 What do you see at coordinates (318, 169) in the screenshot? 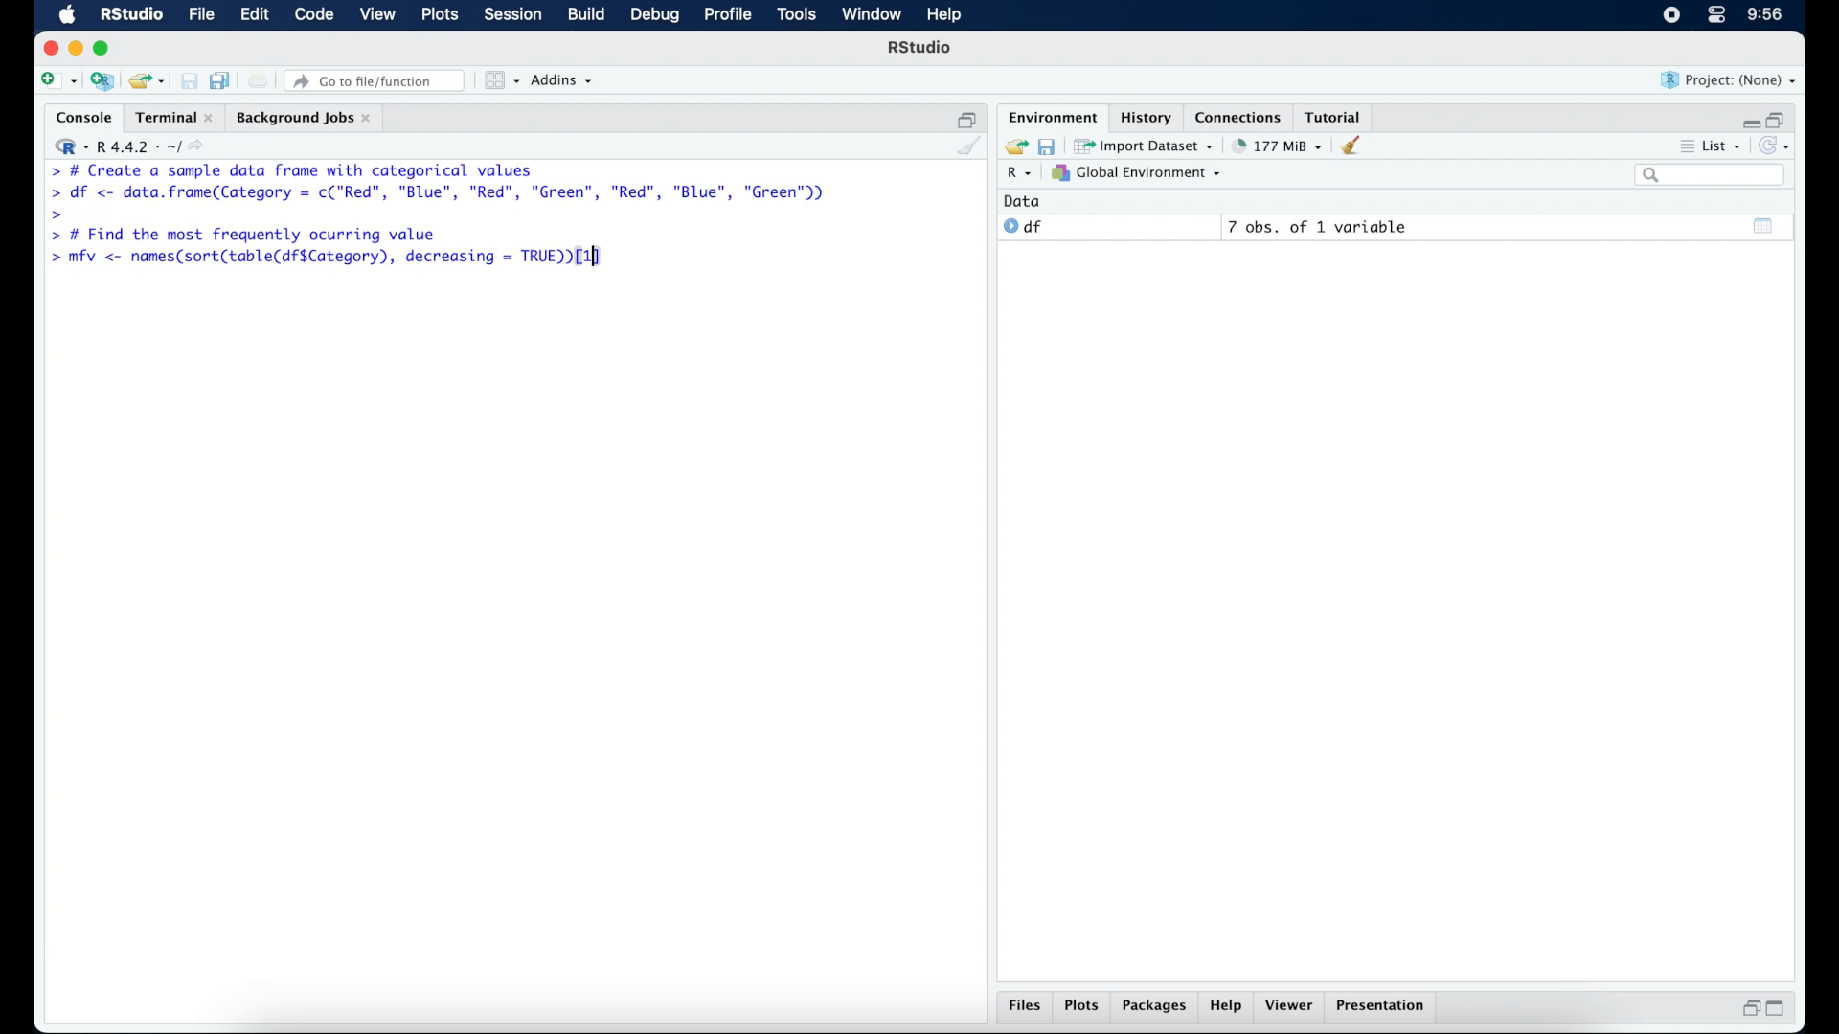
I see `> # Create a sample data frame with categorical values|` at bounding box center [318, 169].